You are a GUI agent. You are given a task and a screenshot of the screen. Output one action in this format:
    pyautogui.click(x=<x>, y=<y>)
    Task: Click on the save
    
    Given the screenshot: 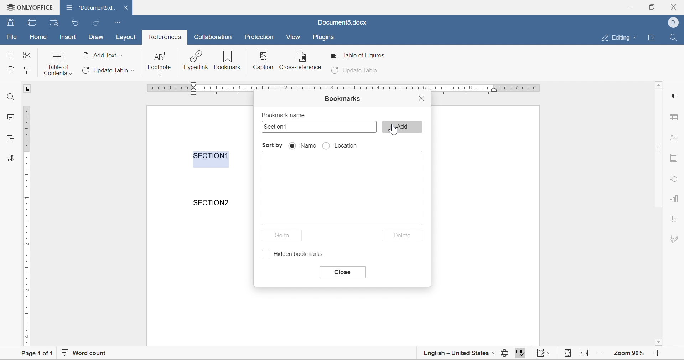 What is the action you would take?
    pyautogui.click(x=33, y=22)
    